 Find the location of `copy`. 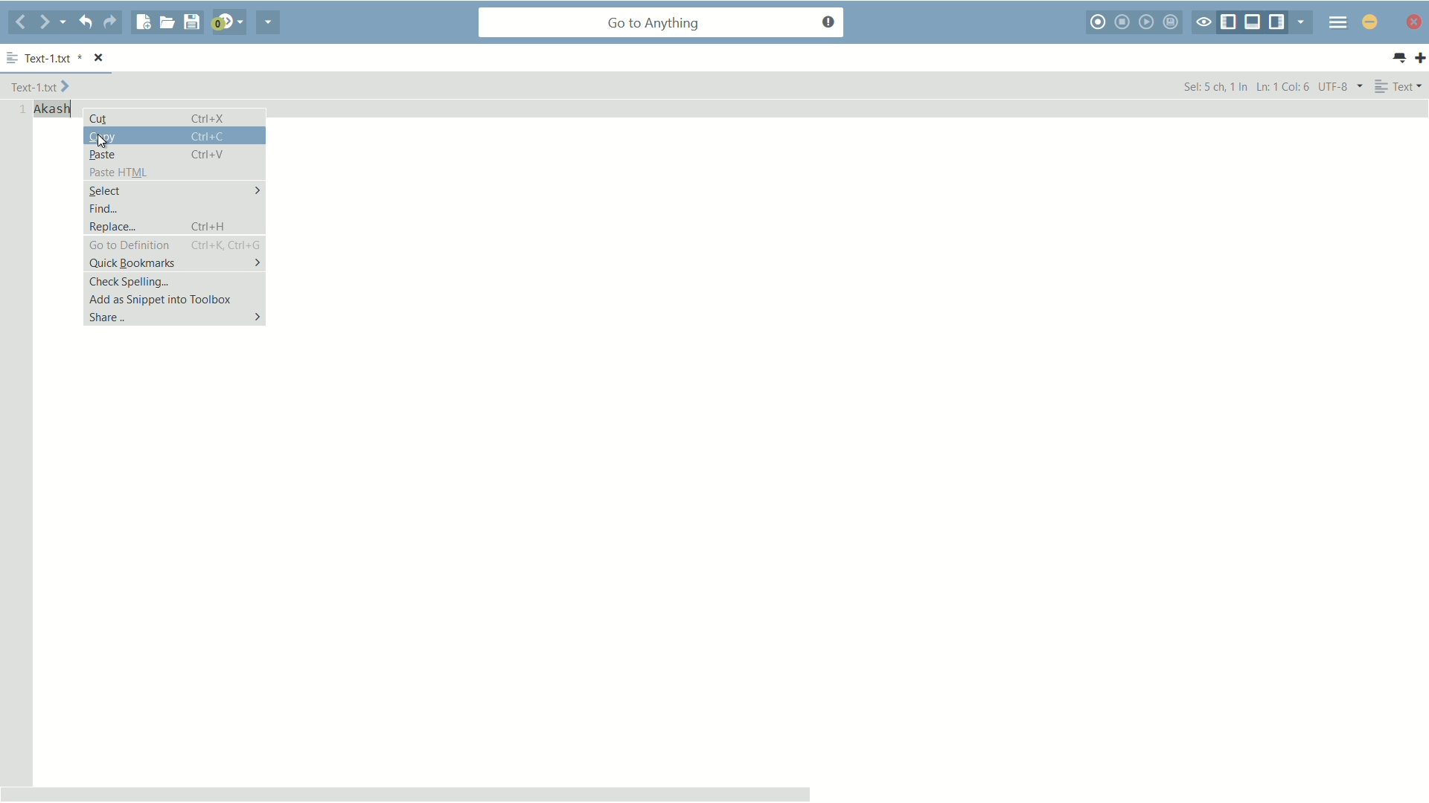

copy is located at coordinates (174, 135).